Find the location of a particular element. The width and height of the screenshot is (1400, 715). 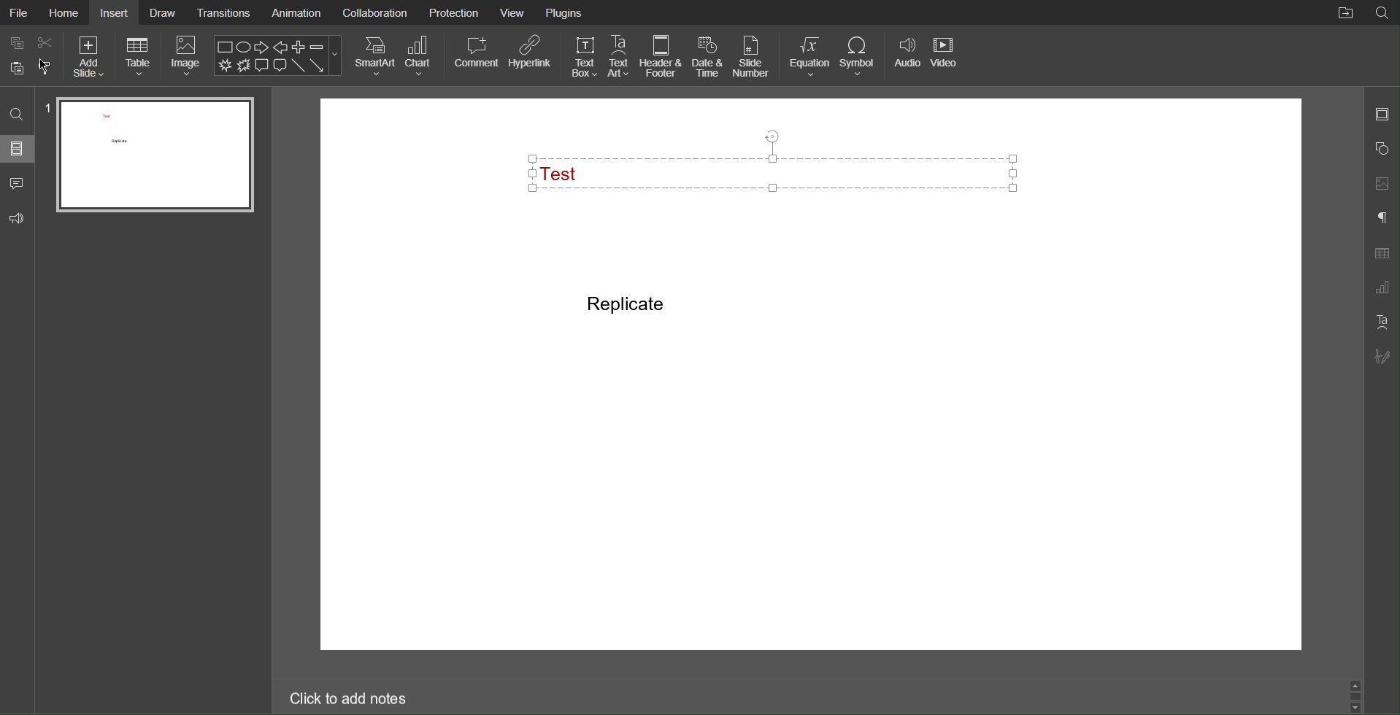

Symbol is located at coordinates (860, 57).